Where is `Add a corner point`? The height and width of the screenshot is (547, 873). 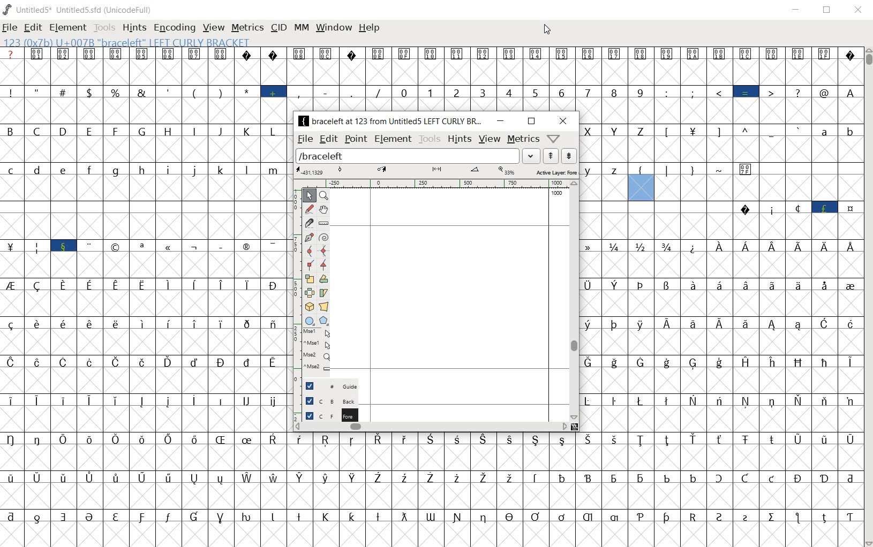 Add a corner point is located at coordinates (309, 265).